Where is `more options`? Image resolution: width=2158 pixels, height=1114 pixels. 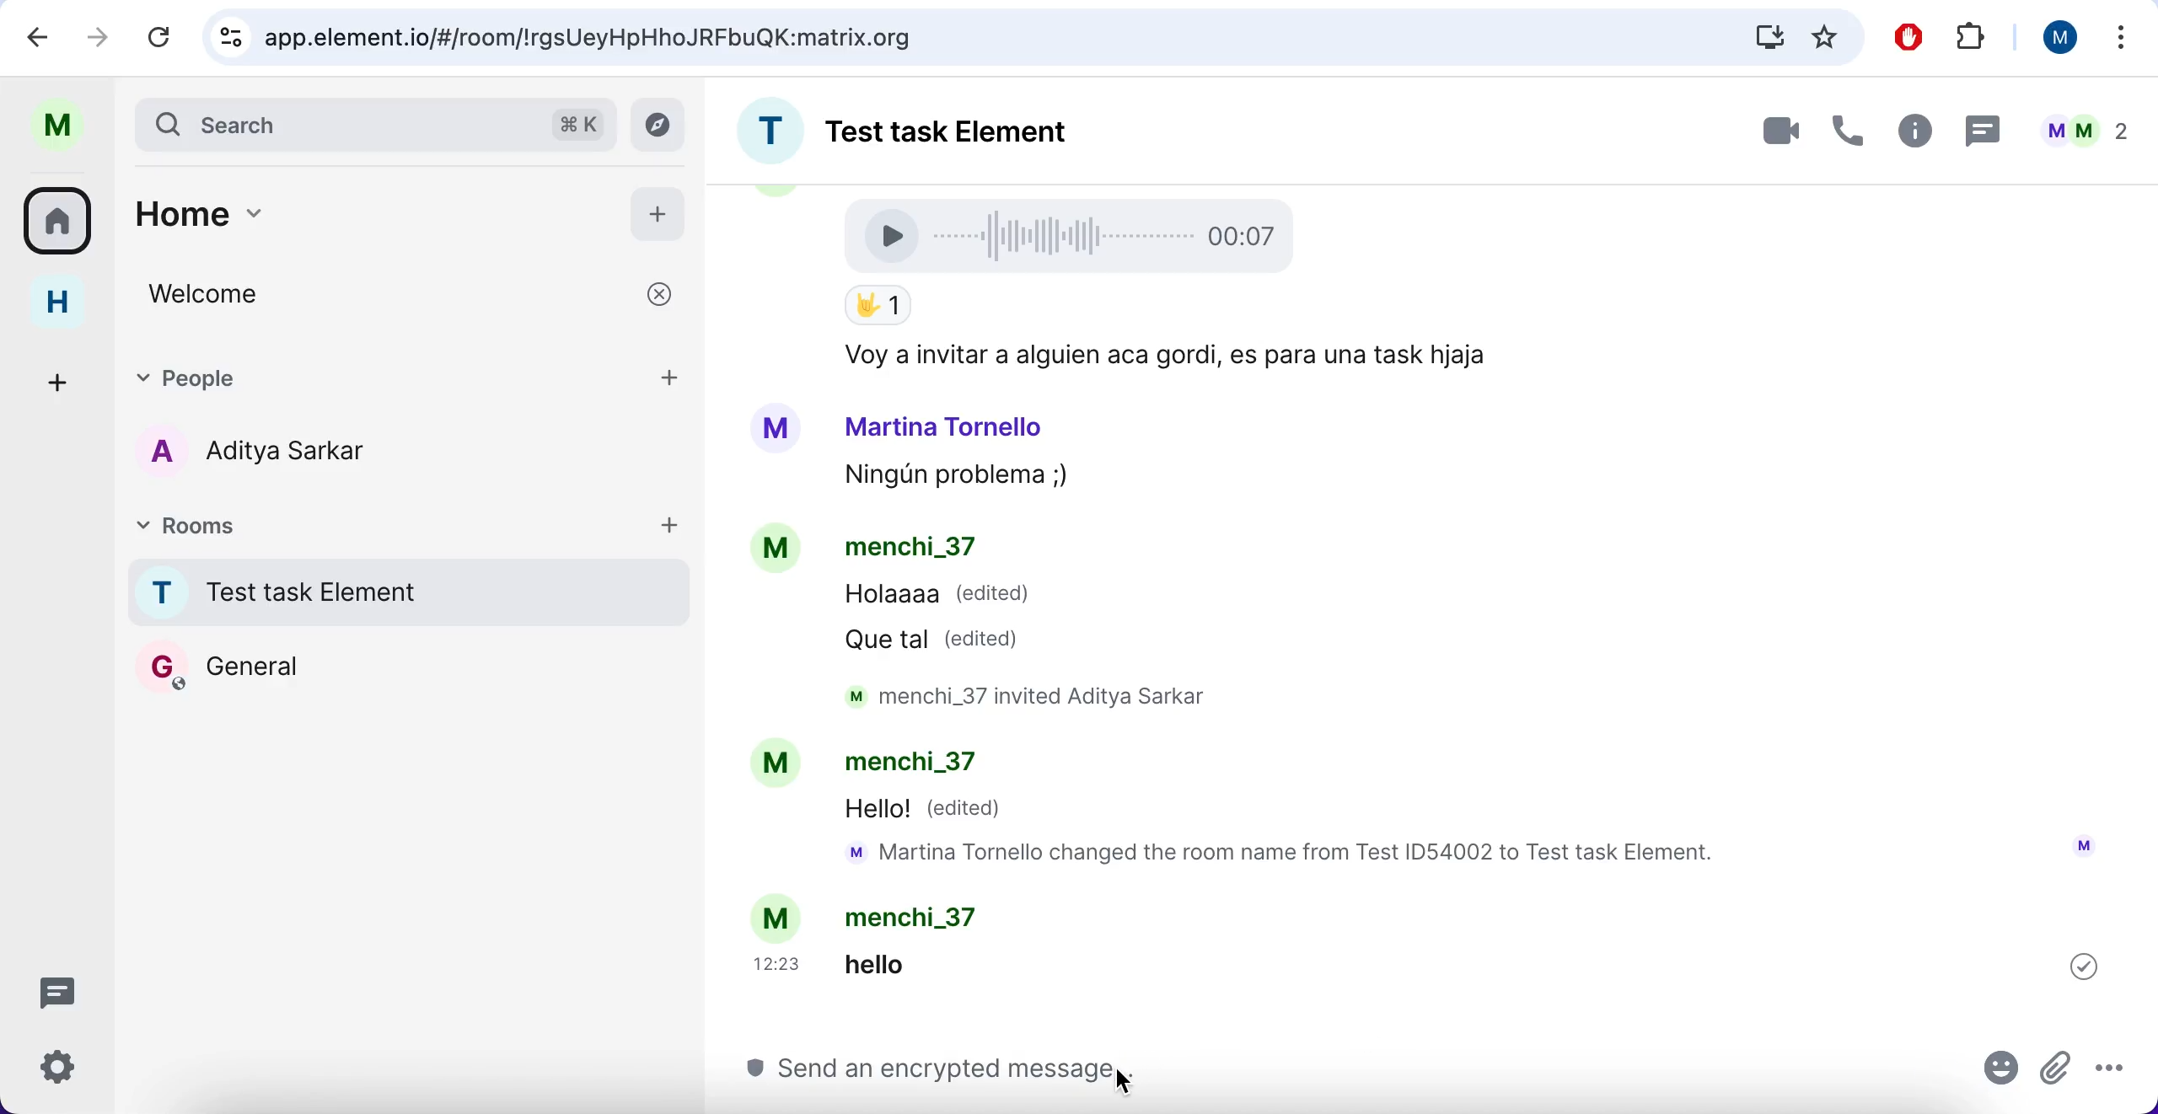 more options is located at coordinates (2118, 1066).